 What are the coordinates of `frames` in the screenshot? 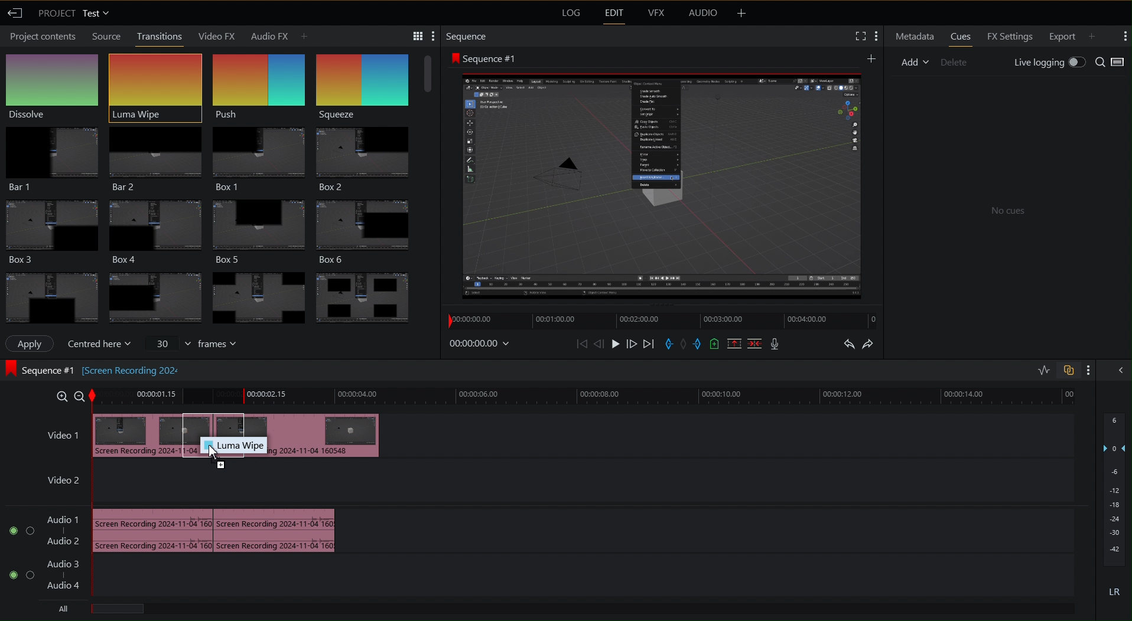 It's located at (191, 344).